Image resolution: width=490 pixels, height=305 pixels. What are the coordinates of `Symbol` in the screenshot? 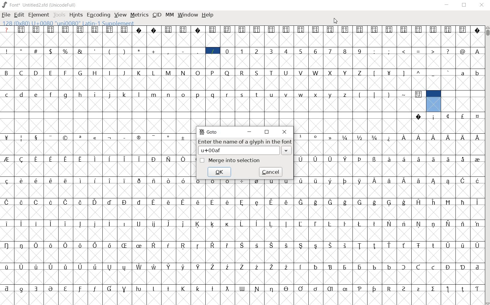 It's located at (155, 288).